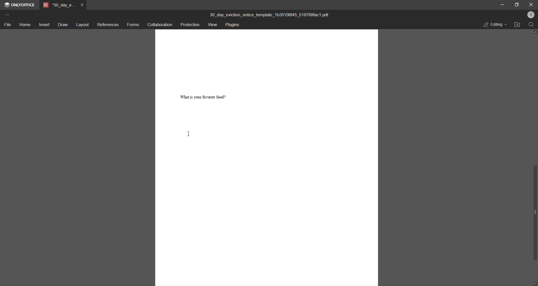 This screenshot has height=286, width=538. What do you see at coordinates (44, 25) in the screenshot?
I see `insert` at bounding box center [44, 25].